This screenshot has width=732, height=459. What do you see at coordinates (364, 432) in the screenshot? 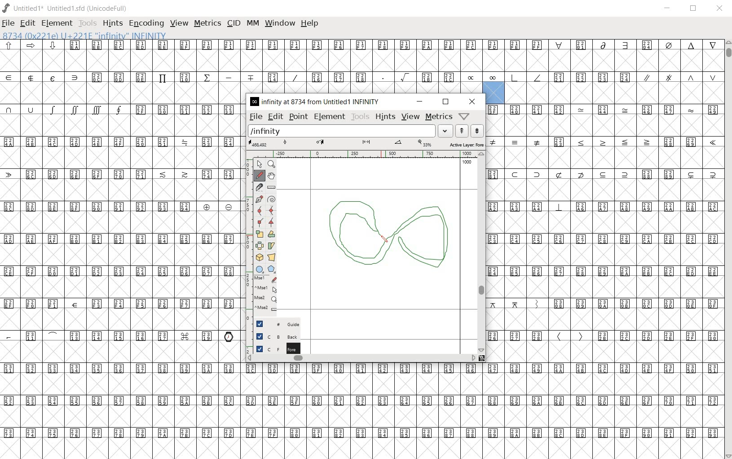
I see `Unicode code points` at bounding box center [364, 432].